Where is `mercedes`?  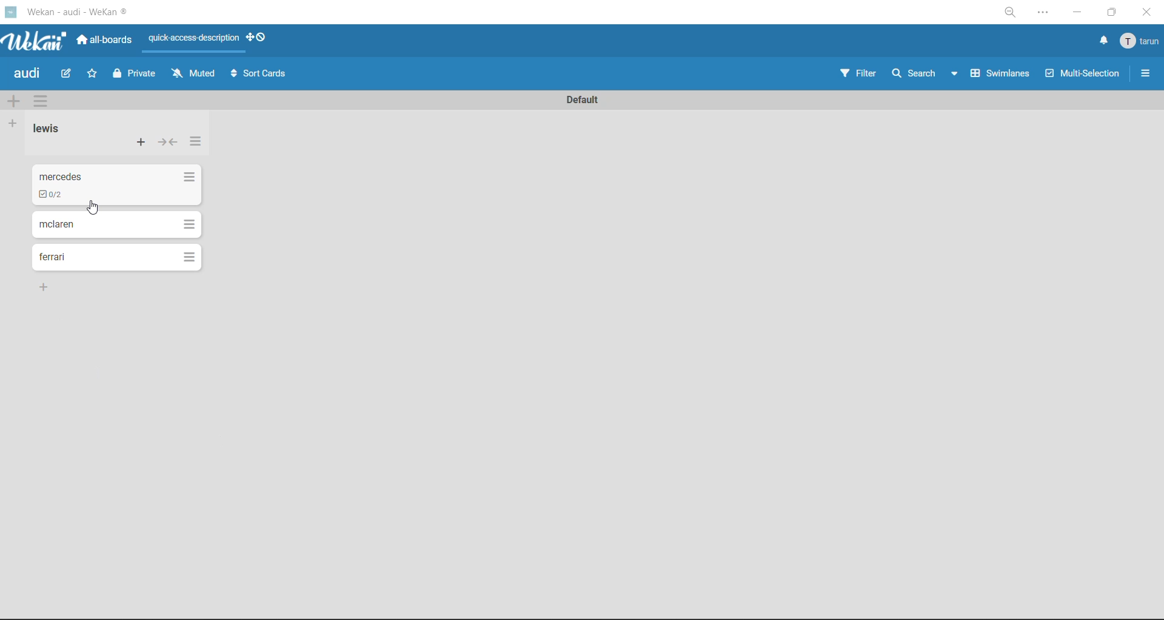 mercedes is located at coordinates (62, 173).